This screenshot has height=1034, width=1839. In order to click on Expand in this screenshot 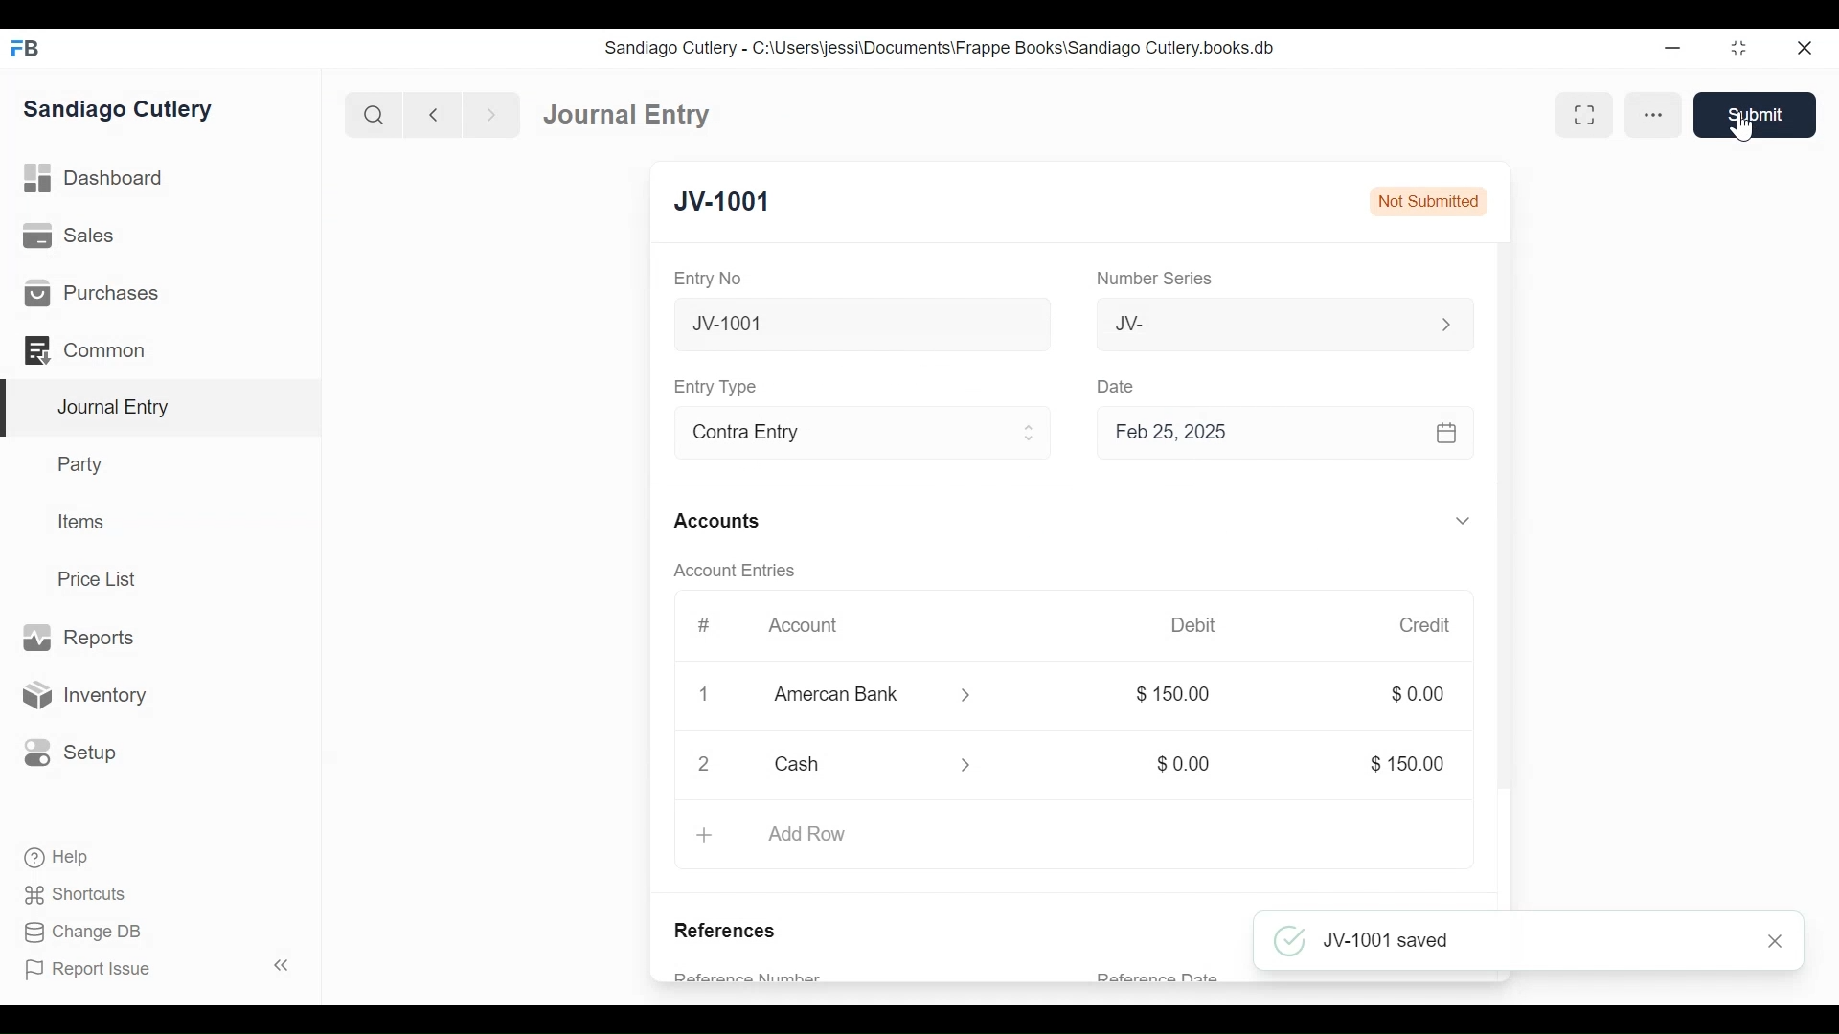, I will do `click(1463, 861)`.